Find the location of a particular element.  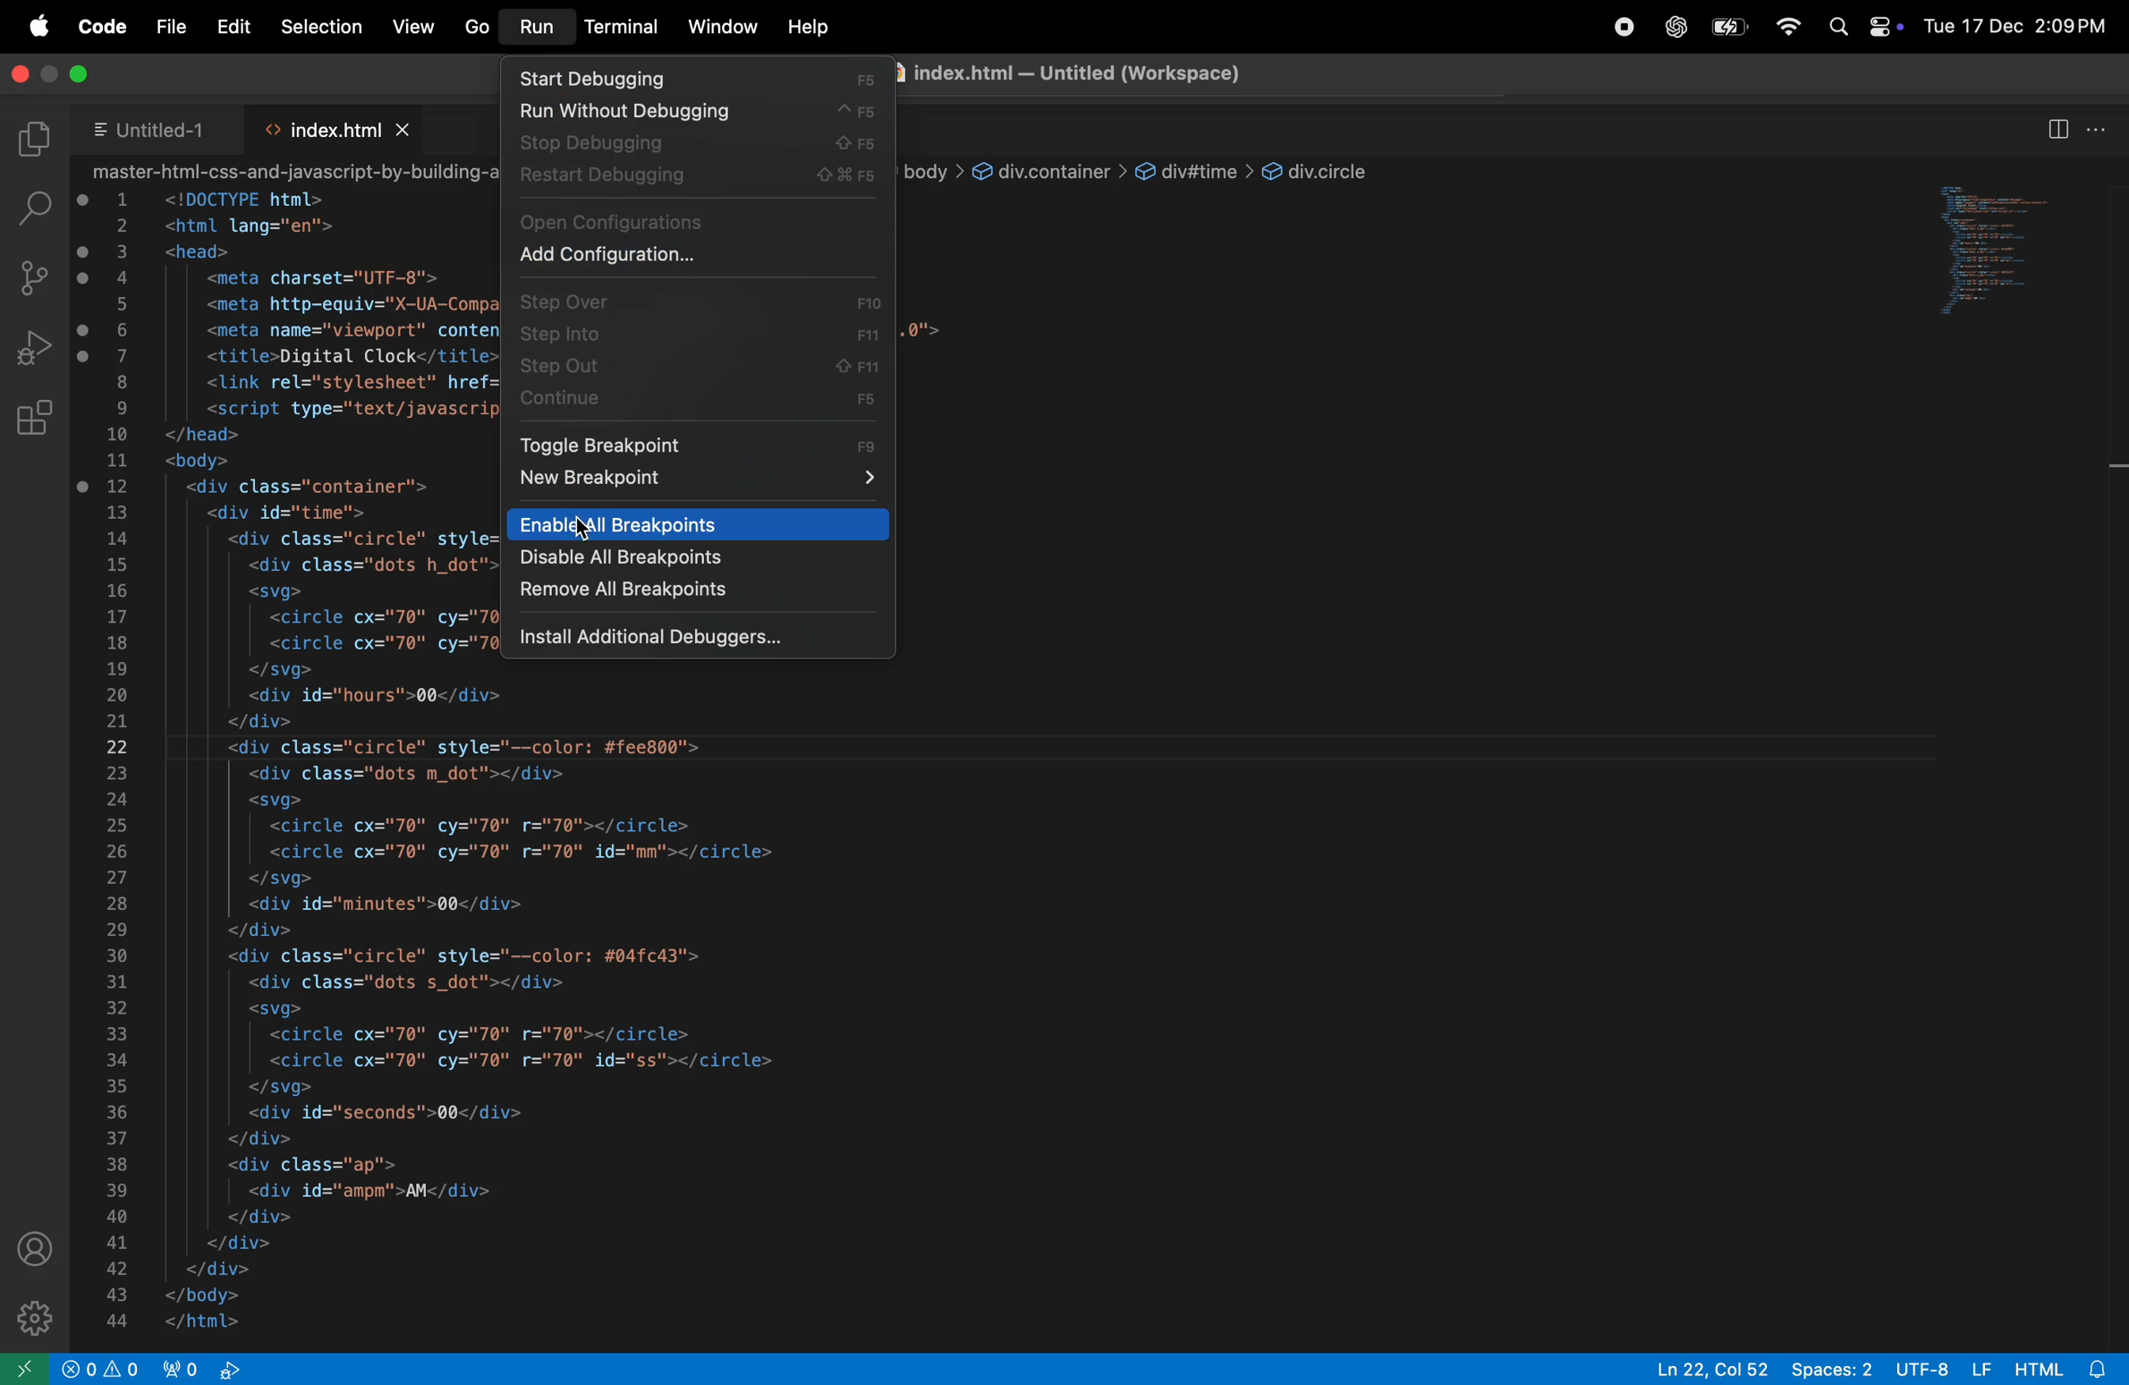

remove all breapoints is located at coordinates (701, 592).